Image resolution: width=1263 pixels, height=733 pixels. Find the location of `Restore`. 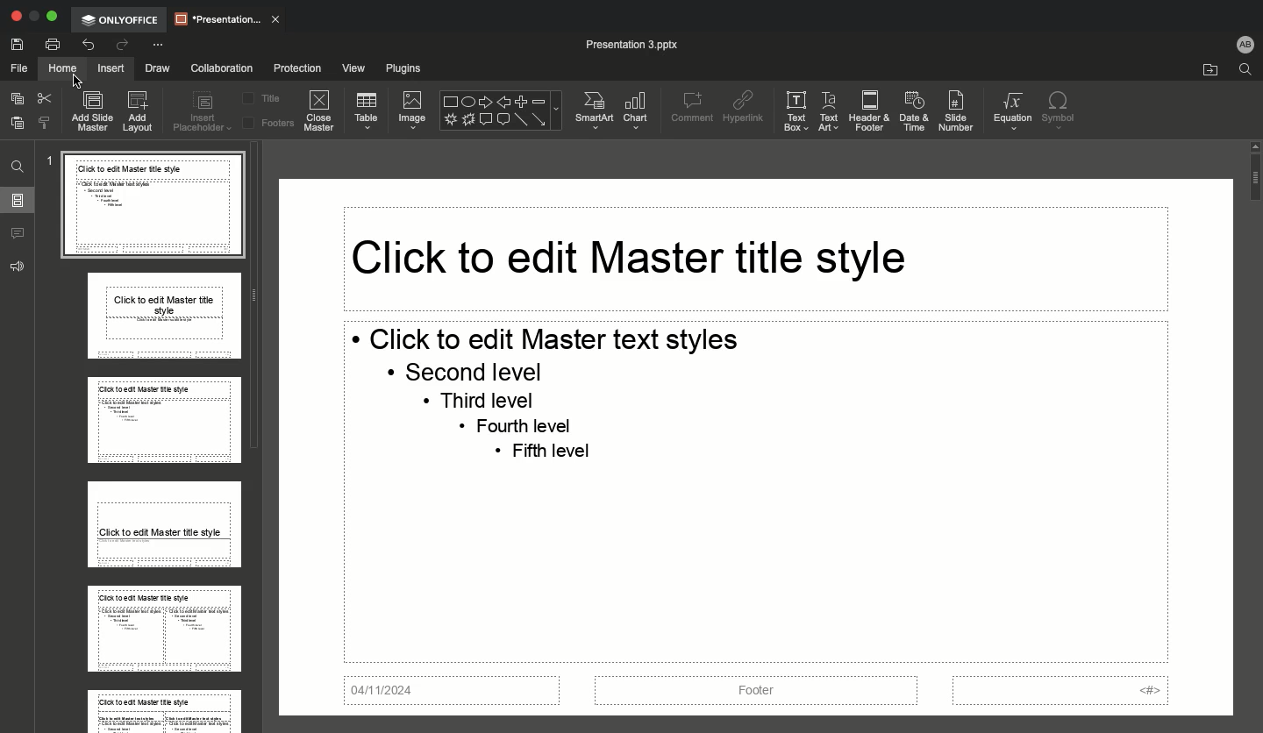

Restore is located at coordinates (33, 18).